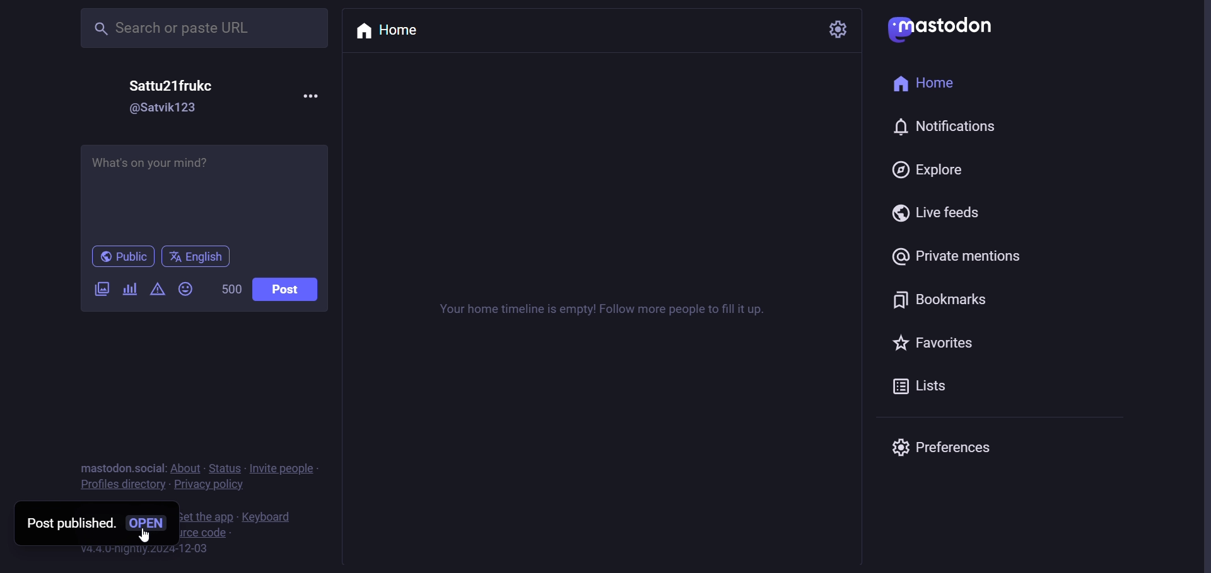 The image size is (1211, 573). What do you see at coordinates (285, 468) in the screenshot?
I see `invite people` at bounding box center [285, 468].